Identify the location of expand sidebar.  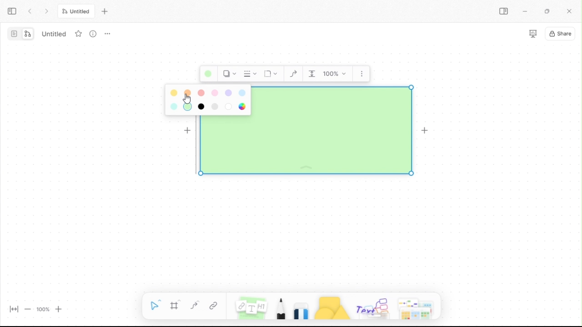
(12, 12).